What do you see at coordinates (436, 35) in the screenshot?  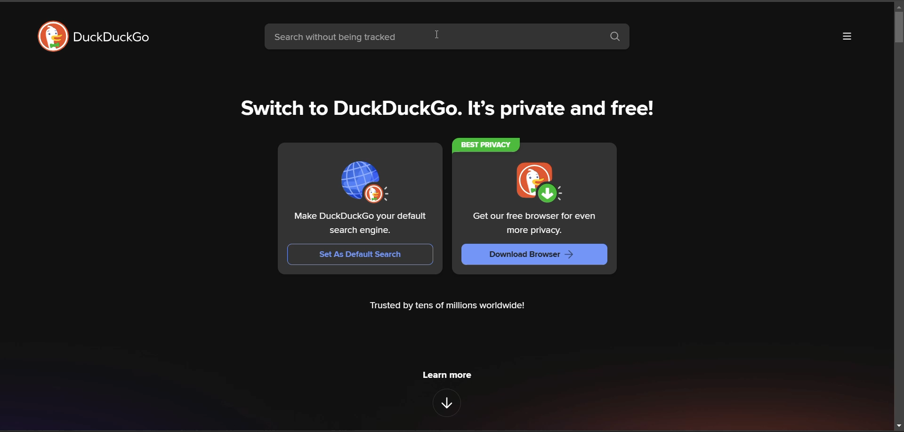 I see `cursor` at bounding box center [436, 35].